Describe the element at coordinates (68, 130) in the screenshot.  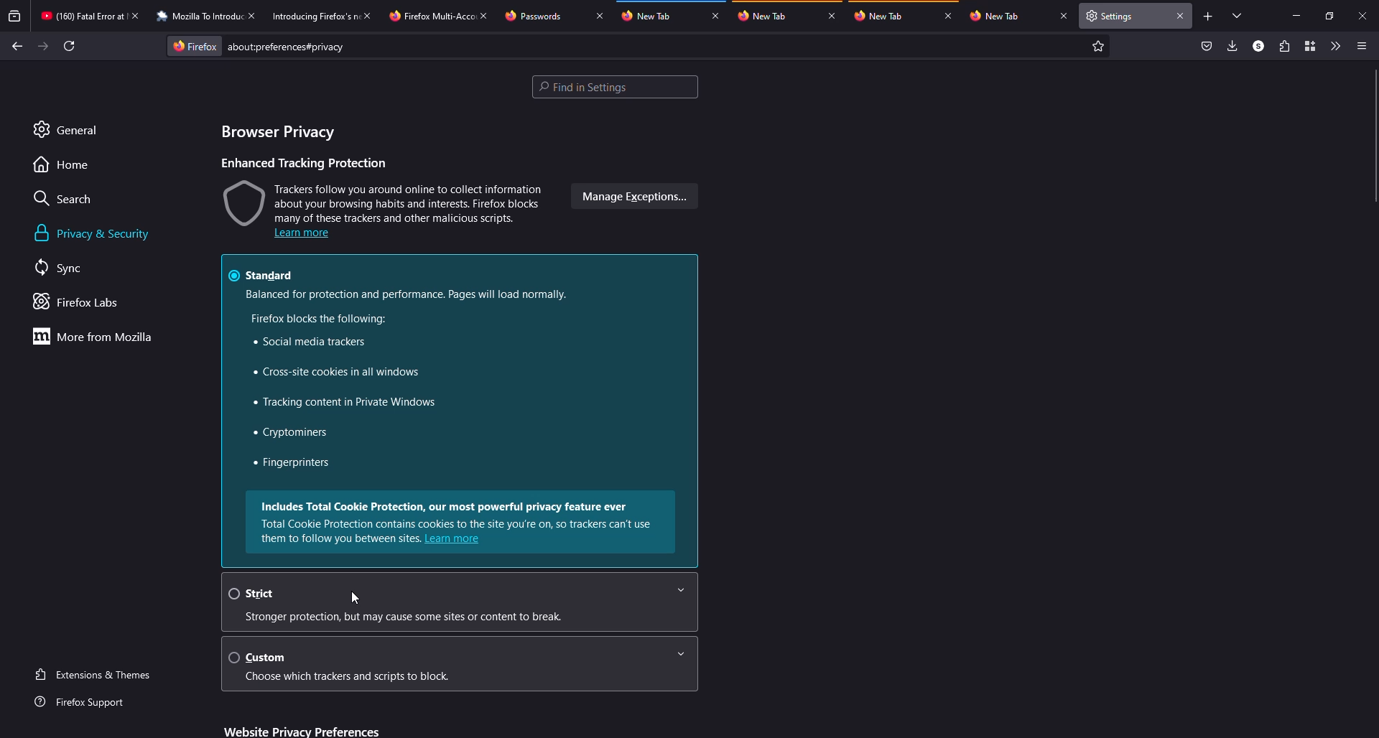
I see `general` at that location.